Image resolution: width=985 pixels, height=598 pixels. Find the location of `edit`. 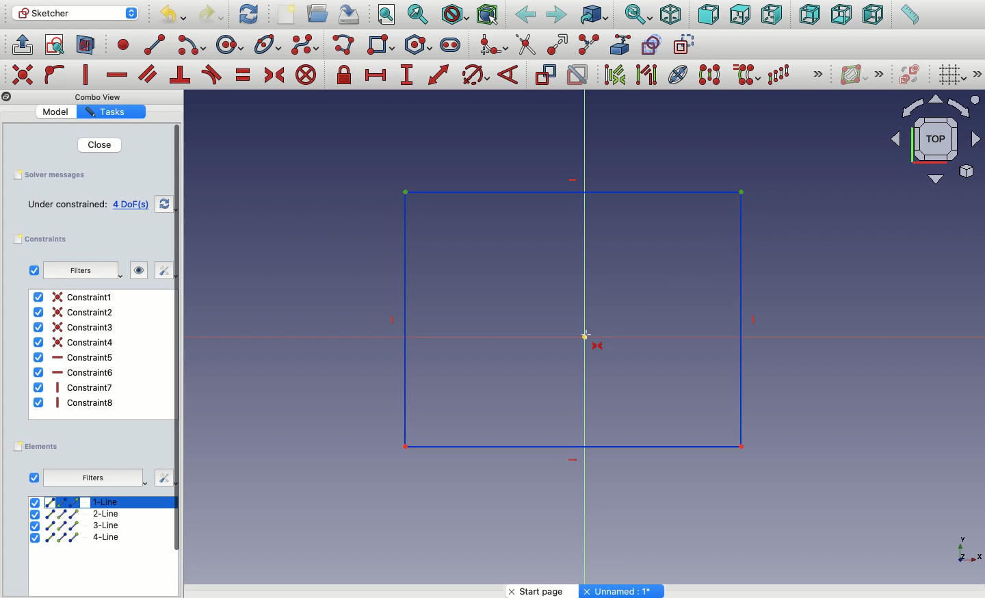

edit is located at coordinates (158, 270).